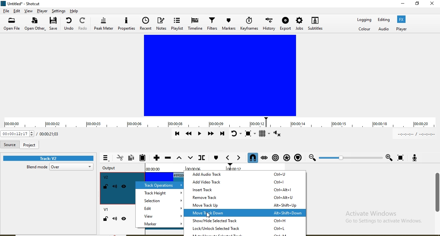 Image resolution: width=440 pixels, height=236 pixels. Describe the element at coordinates (437, 193) in the screenshot. I see `scroll bar` at that location.